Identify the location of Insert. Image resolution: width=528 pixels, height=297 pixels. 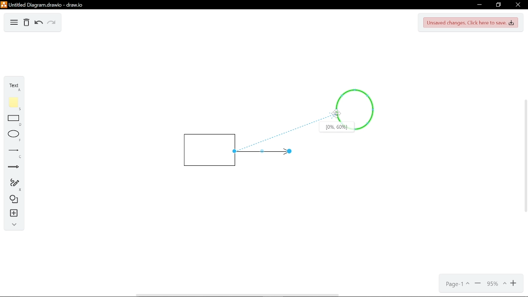
(12, 213).